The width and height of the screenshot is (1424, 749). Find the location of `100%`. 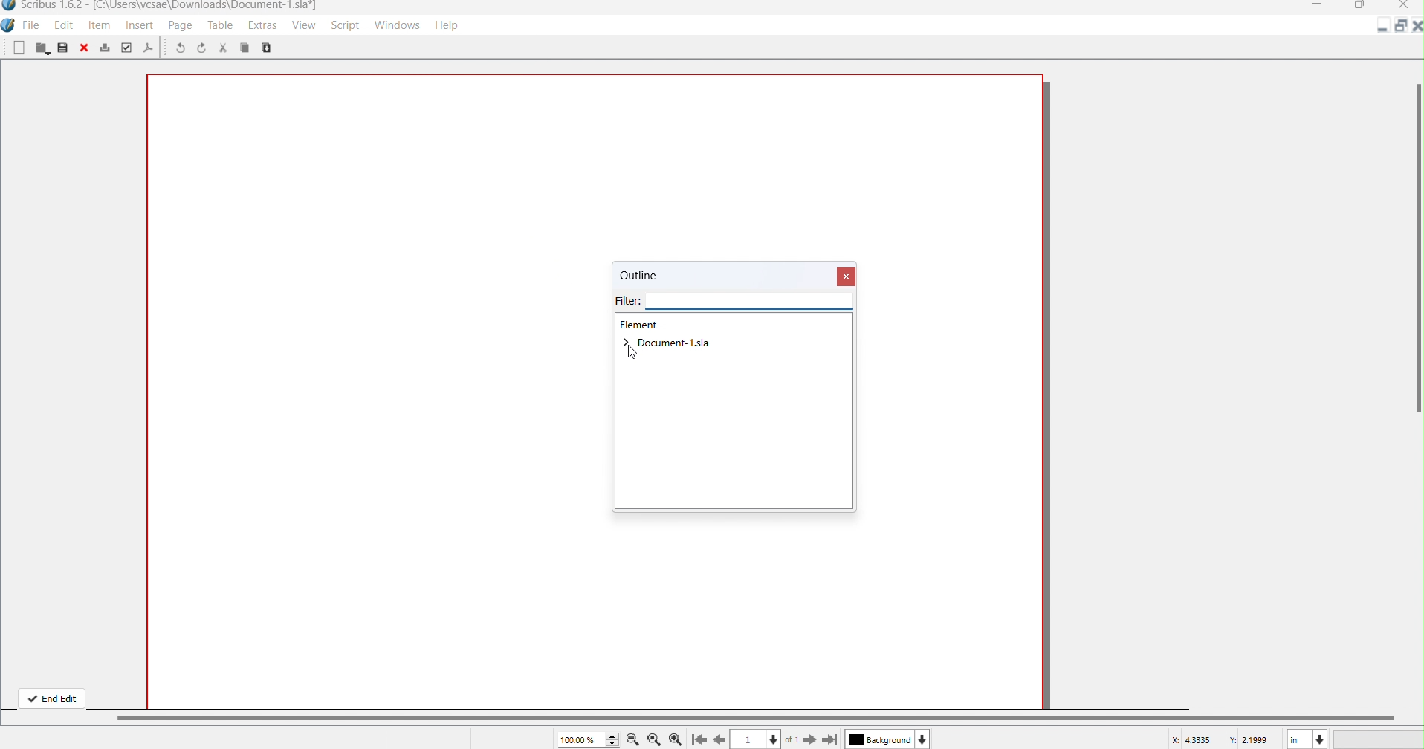

100% is located at coordinates (588, 739).